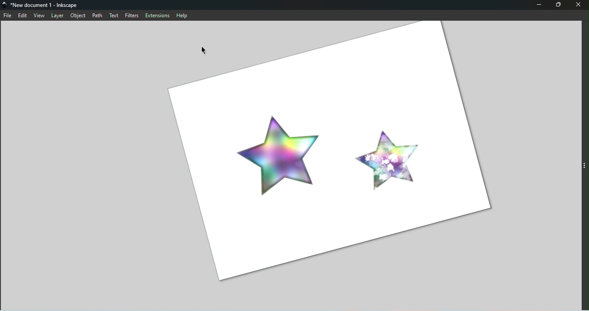 The image size is (589, 311). Describe the element at coordinates (579, 6) in the screenshot. I see `Close` at that location.